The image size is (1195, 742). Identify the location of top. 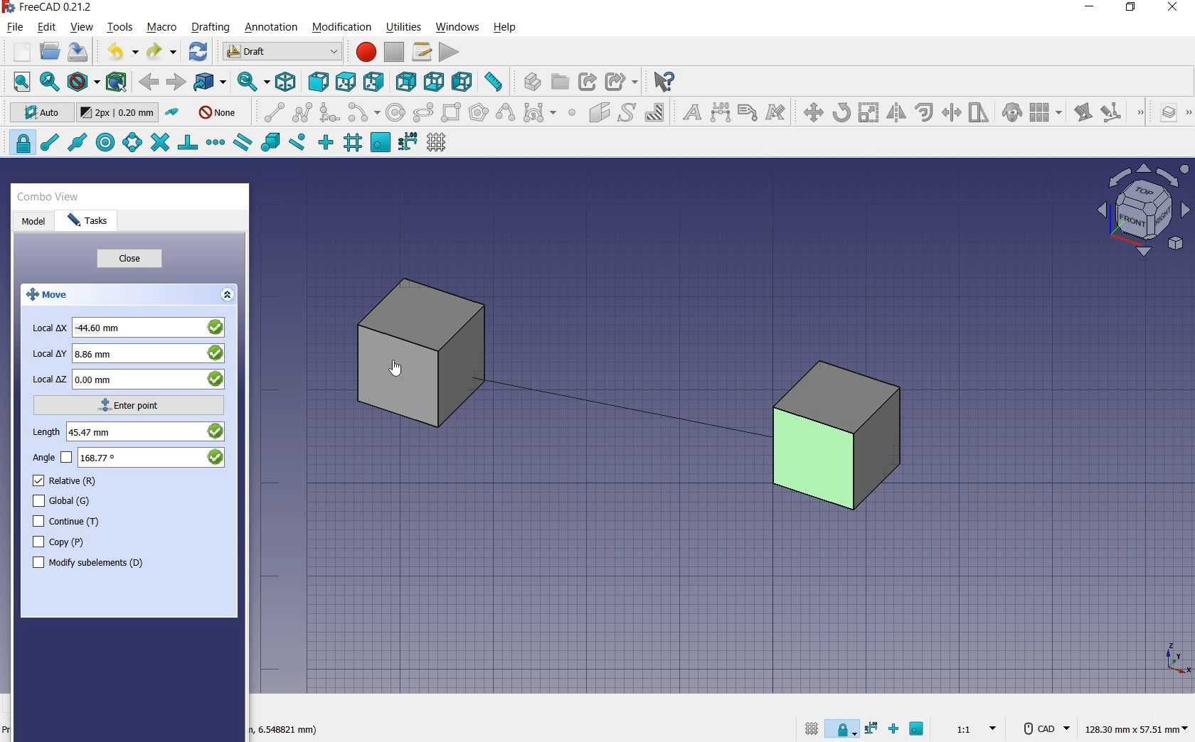
(348, 81).